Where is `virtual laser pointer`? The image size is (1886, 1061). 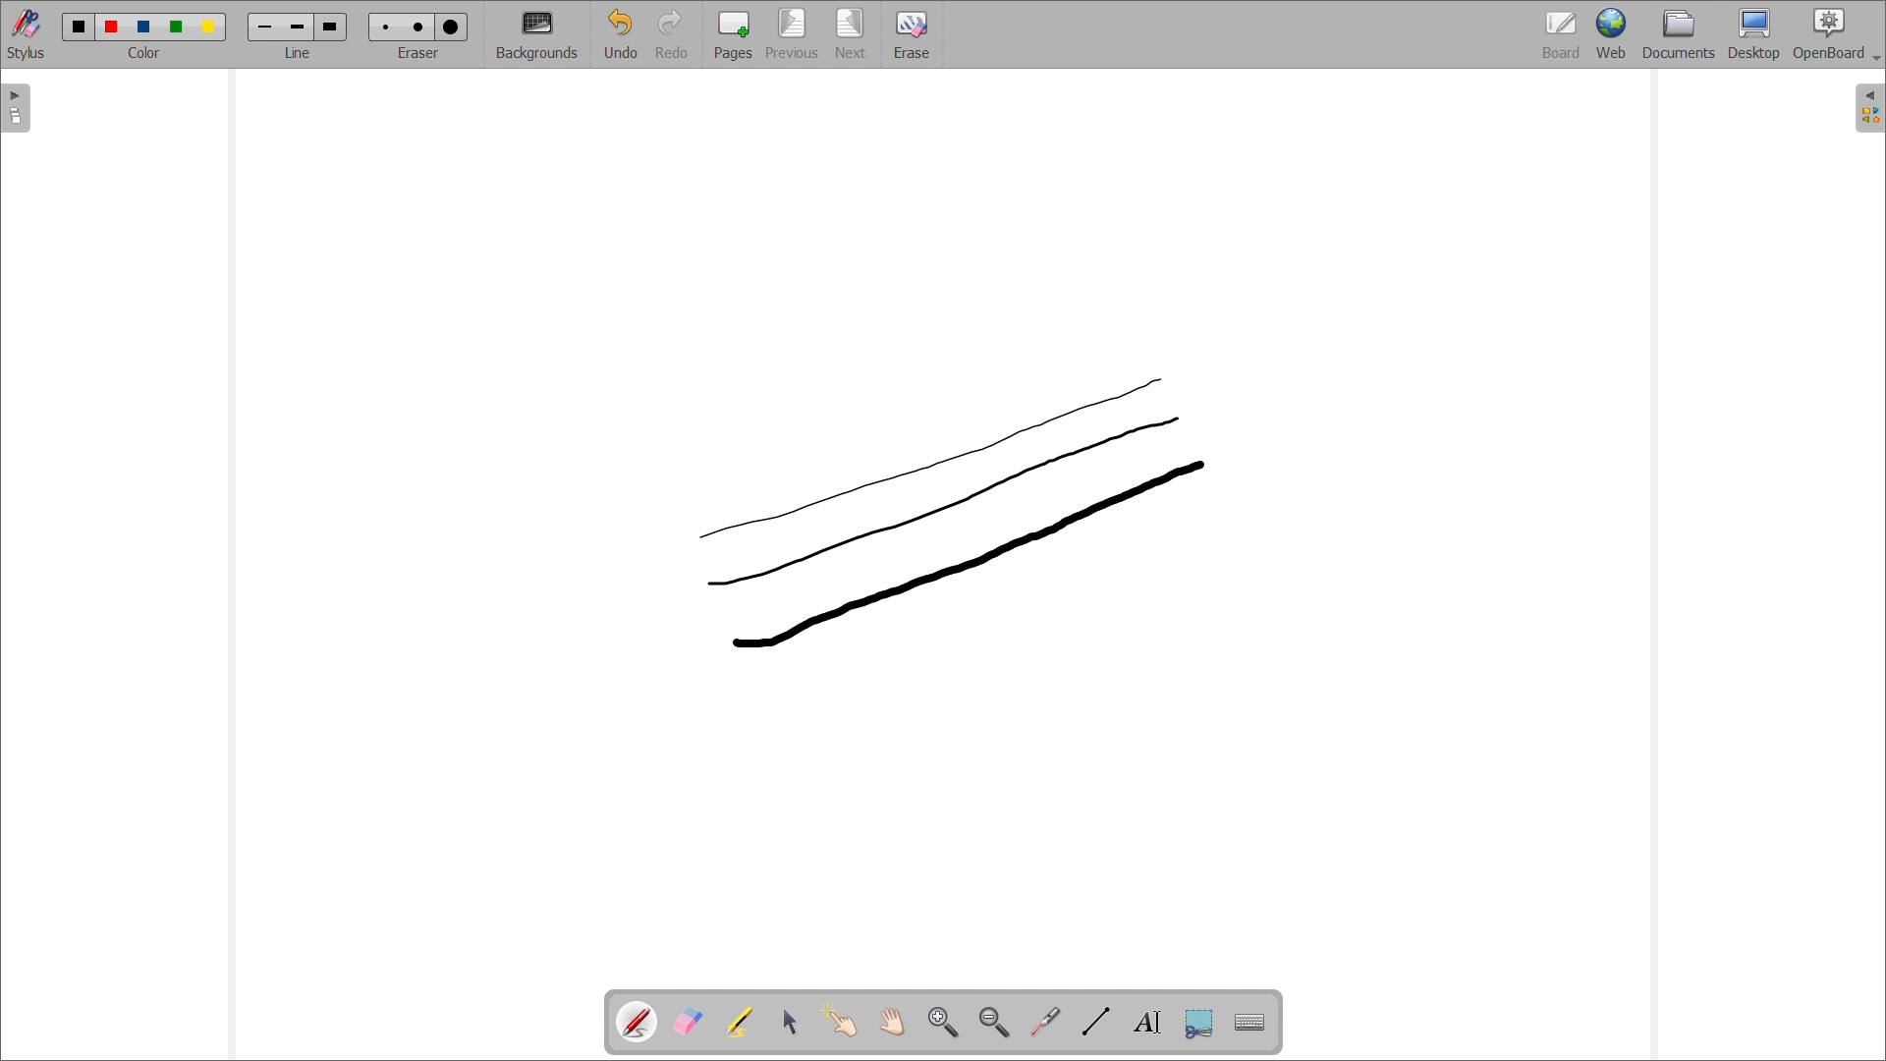
virtual laser pointer is located at coordinates (1047, 1020).